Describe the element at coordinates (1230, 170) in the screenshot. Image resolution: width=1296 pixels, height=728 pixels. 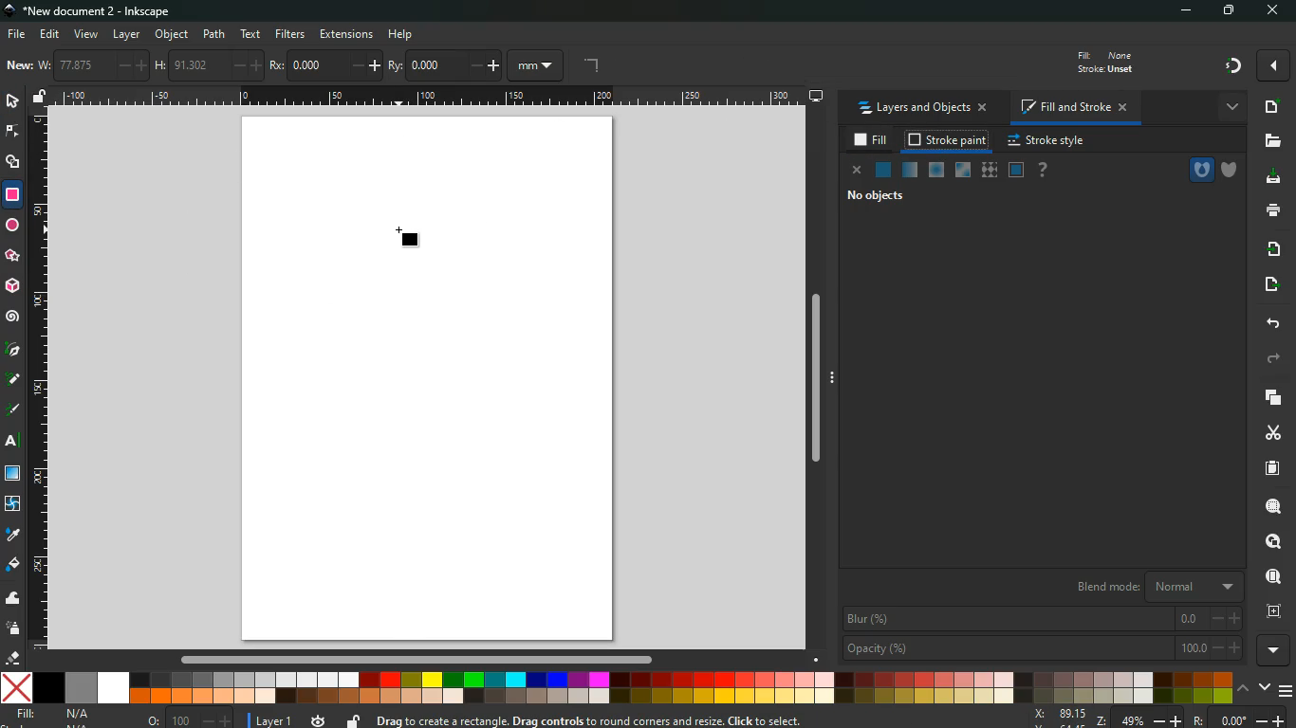
I see `shield` at that location.